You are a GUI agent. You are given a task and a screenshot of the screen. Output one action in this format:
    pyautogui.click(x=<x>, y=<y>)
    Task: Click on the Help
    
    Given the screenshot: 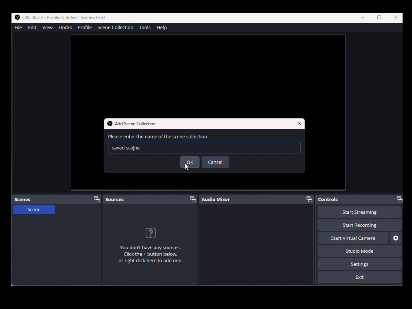 What is the action you would take?
    pyautogui.click(x=163, y=27)
    